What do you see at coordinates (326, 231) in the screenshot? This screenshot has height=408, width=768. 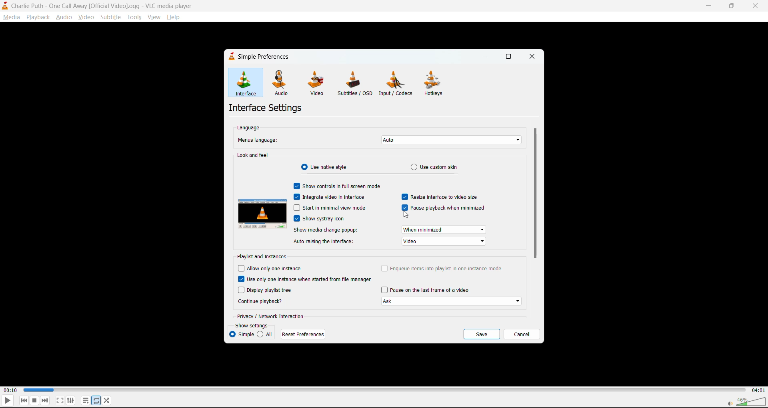 I see `show media change popup` at bounding box center [326, 231].